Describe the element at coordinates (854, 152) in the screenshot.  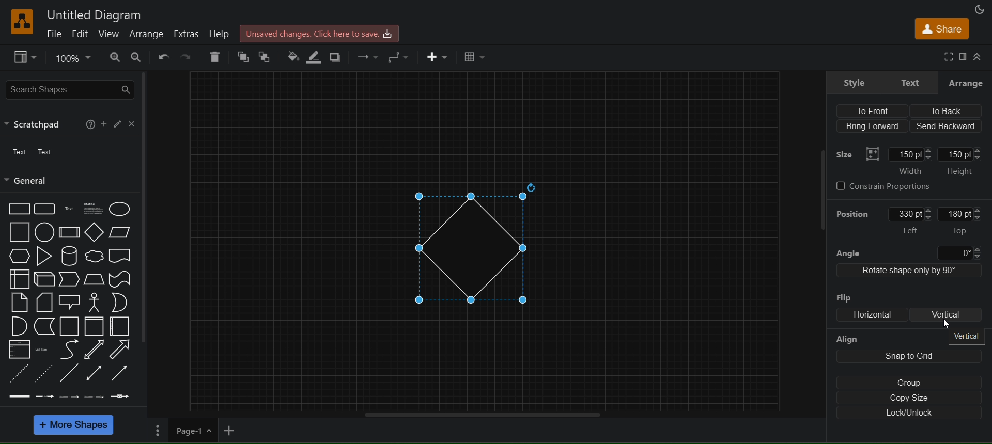
I see `size` at that location.